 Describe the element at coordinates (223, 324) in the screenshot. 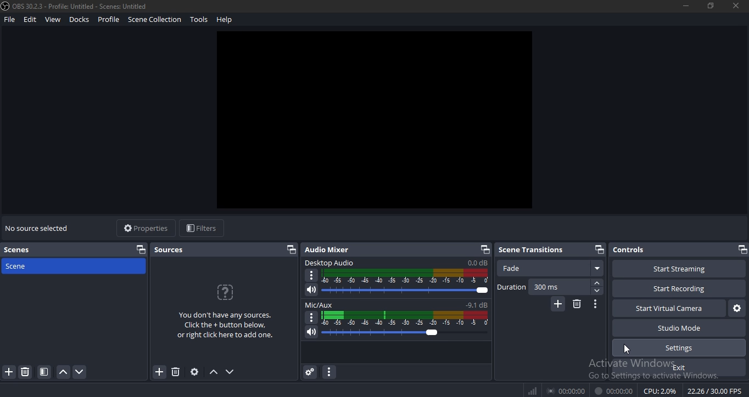

I see `You don't have any sources.
Click the + button below,
or right click here to add one.` at that location.